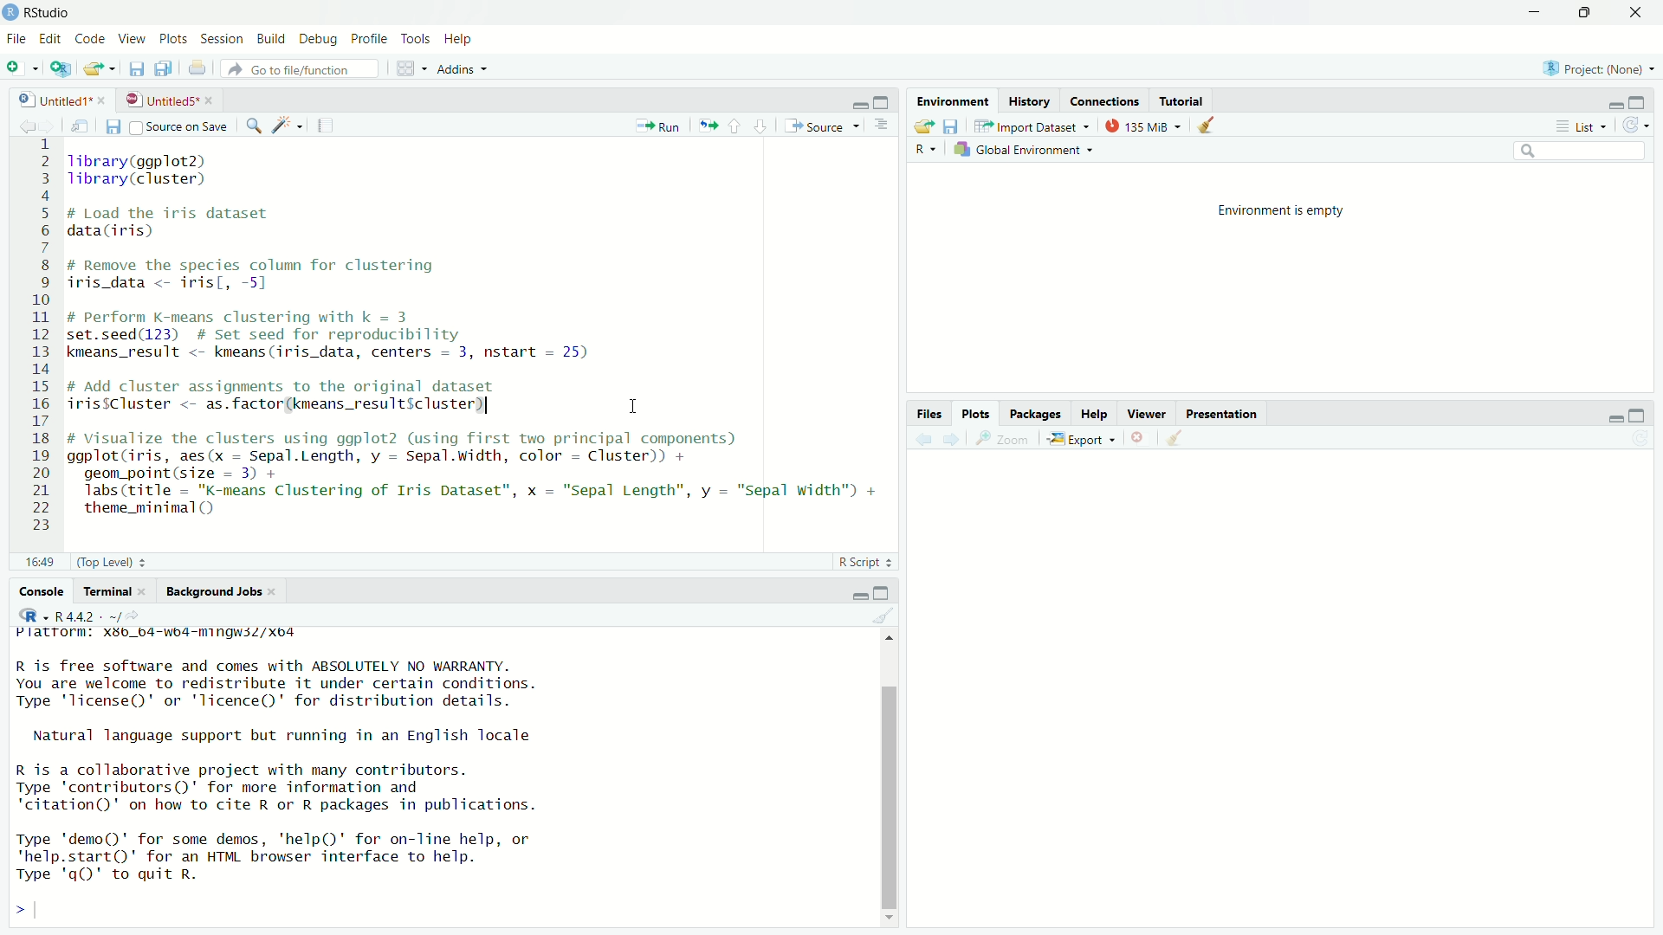  Describe the element at coordinates (50, 40) in the screenshot. I see `edit` at that location.